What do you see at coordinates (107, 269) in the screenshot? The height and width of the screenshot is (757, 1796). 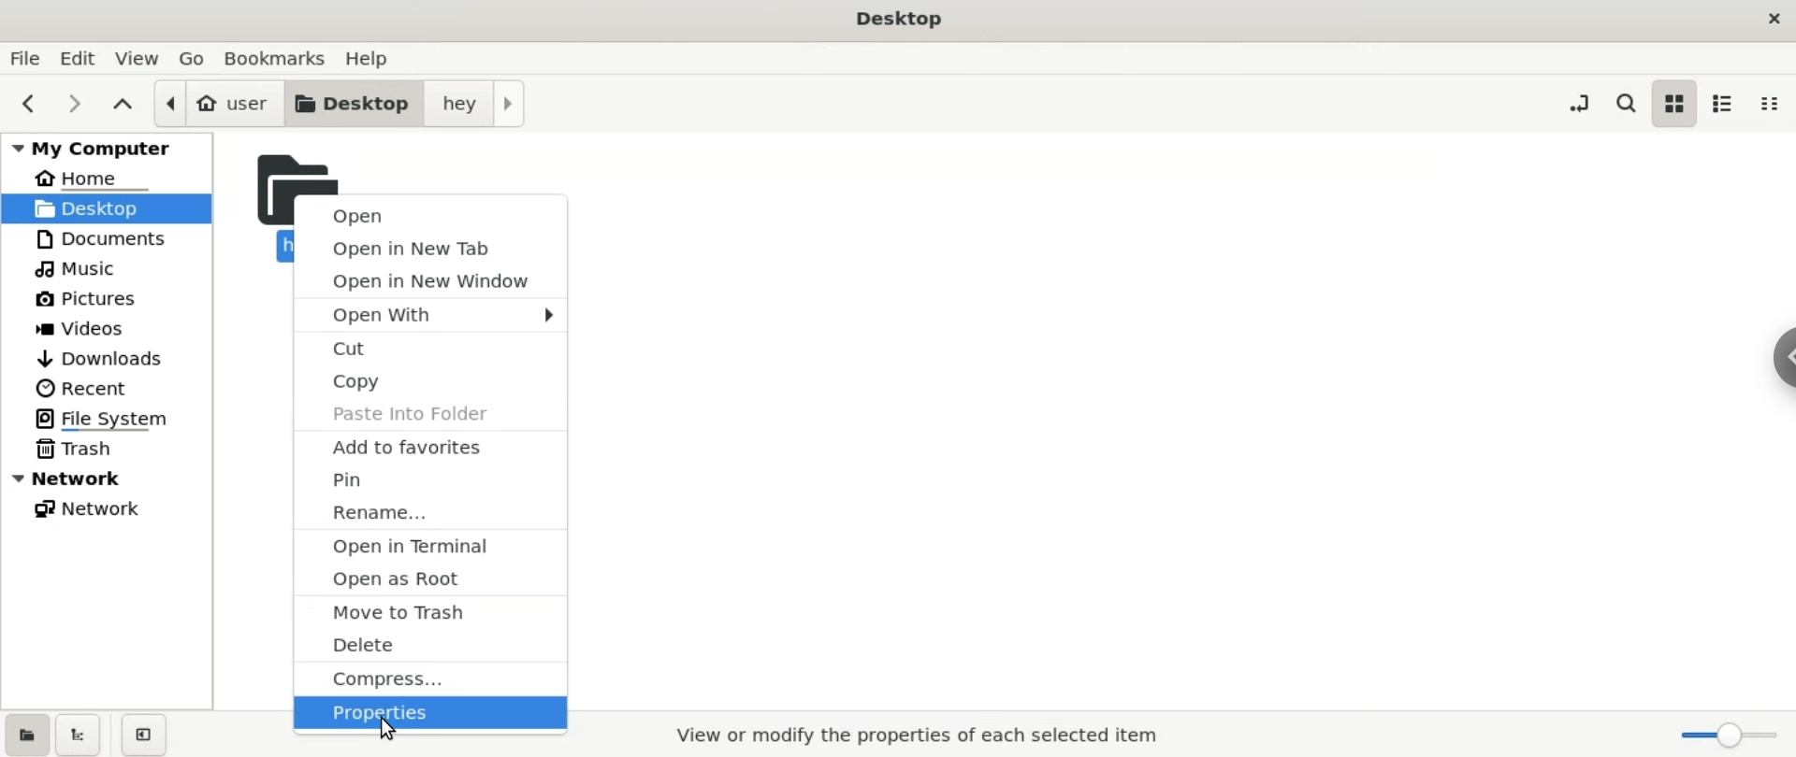 I see `music` at bounding box center [107, 269].